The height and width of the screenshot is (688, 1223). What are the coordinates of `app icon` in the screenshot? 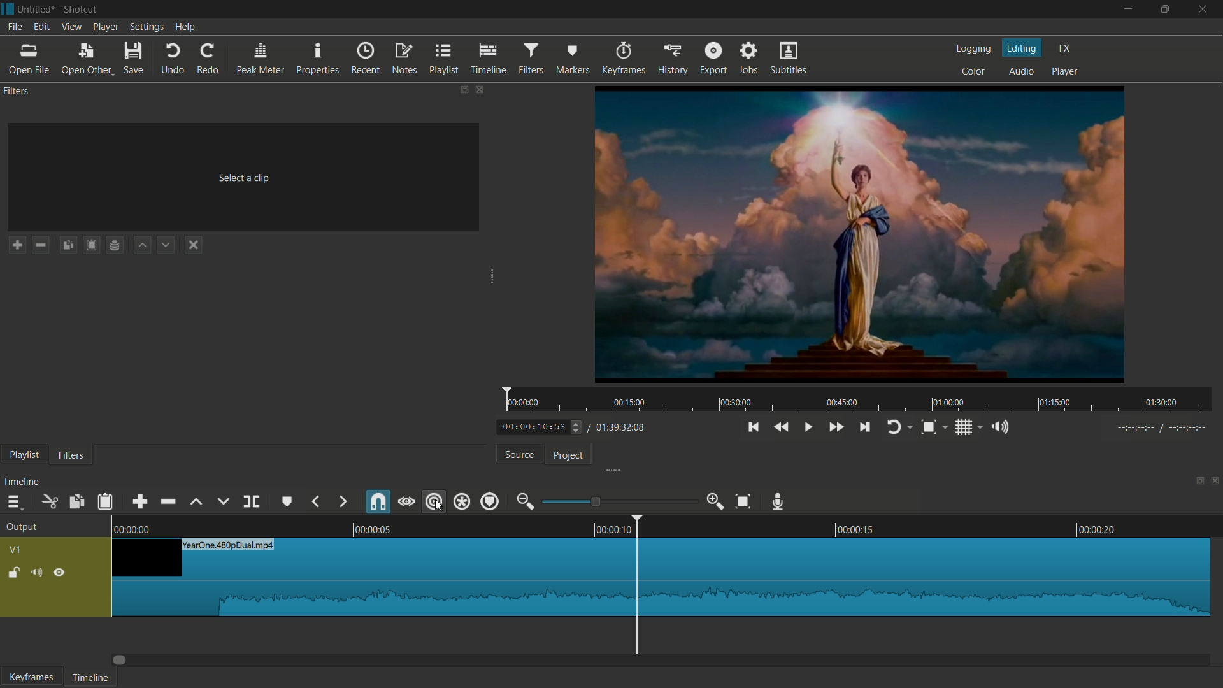 It's located at (8, 9).